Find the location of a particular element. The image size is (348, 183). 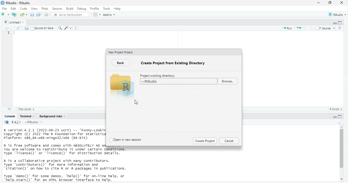

RStudio - RStudio is located at coordinates (19, 3).